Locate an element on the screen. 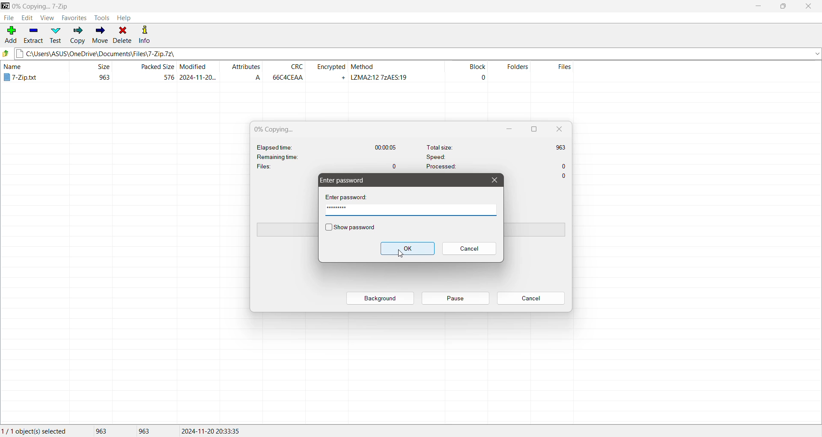  File is located at coordinates (8, 18).